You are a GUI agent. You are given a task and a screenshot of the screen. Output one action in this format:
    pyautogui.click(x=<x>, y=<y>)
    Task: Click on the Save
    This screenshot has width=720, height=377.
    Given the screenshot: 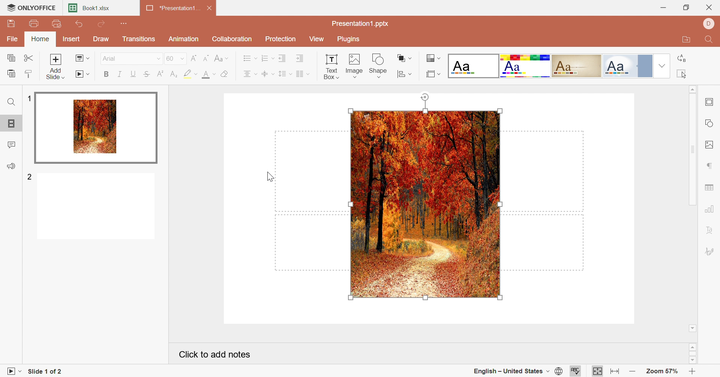 What is the action you would take?
    pyautogui.click(x=12, y=25)
    